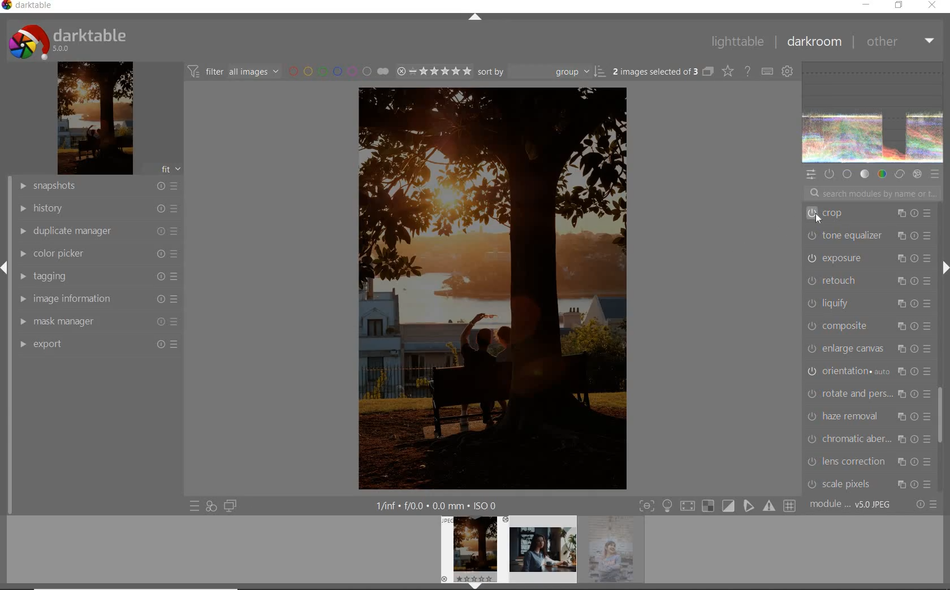 Image resolution: width=950 pixels, height=590 pixels. I want to click on retouch, so click(867, 279).